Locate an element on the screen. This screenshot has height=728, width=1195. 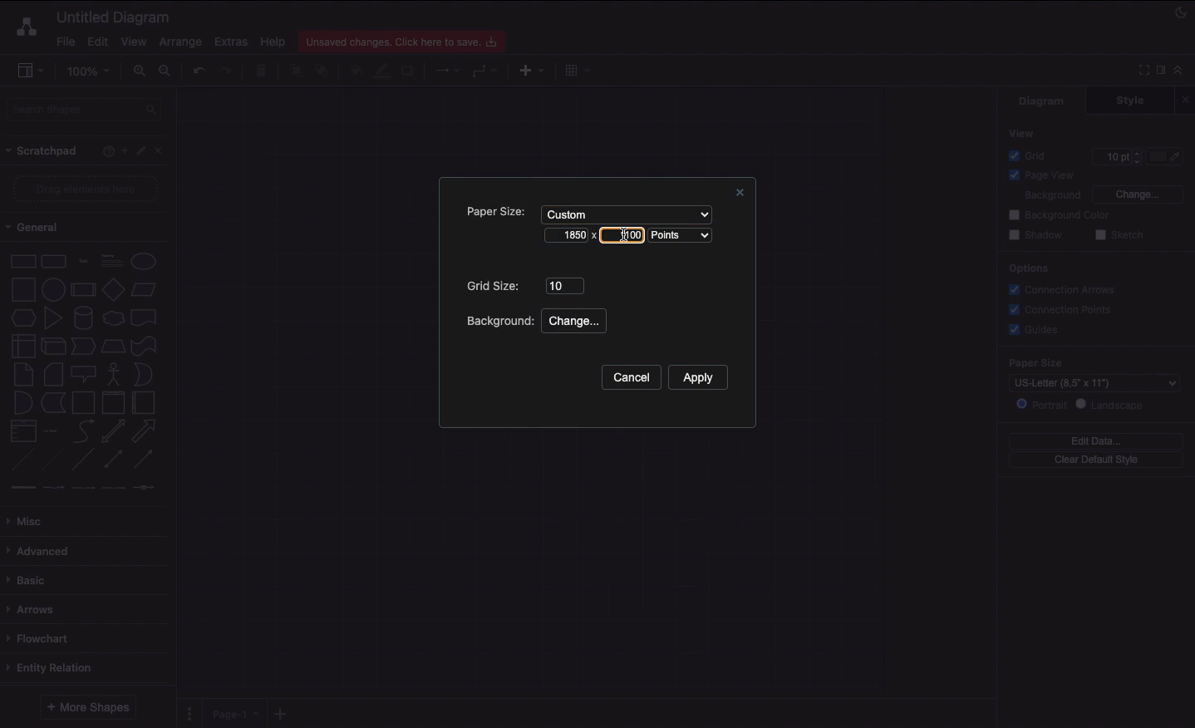
Dashed line is located at coordinates (20, 462).